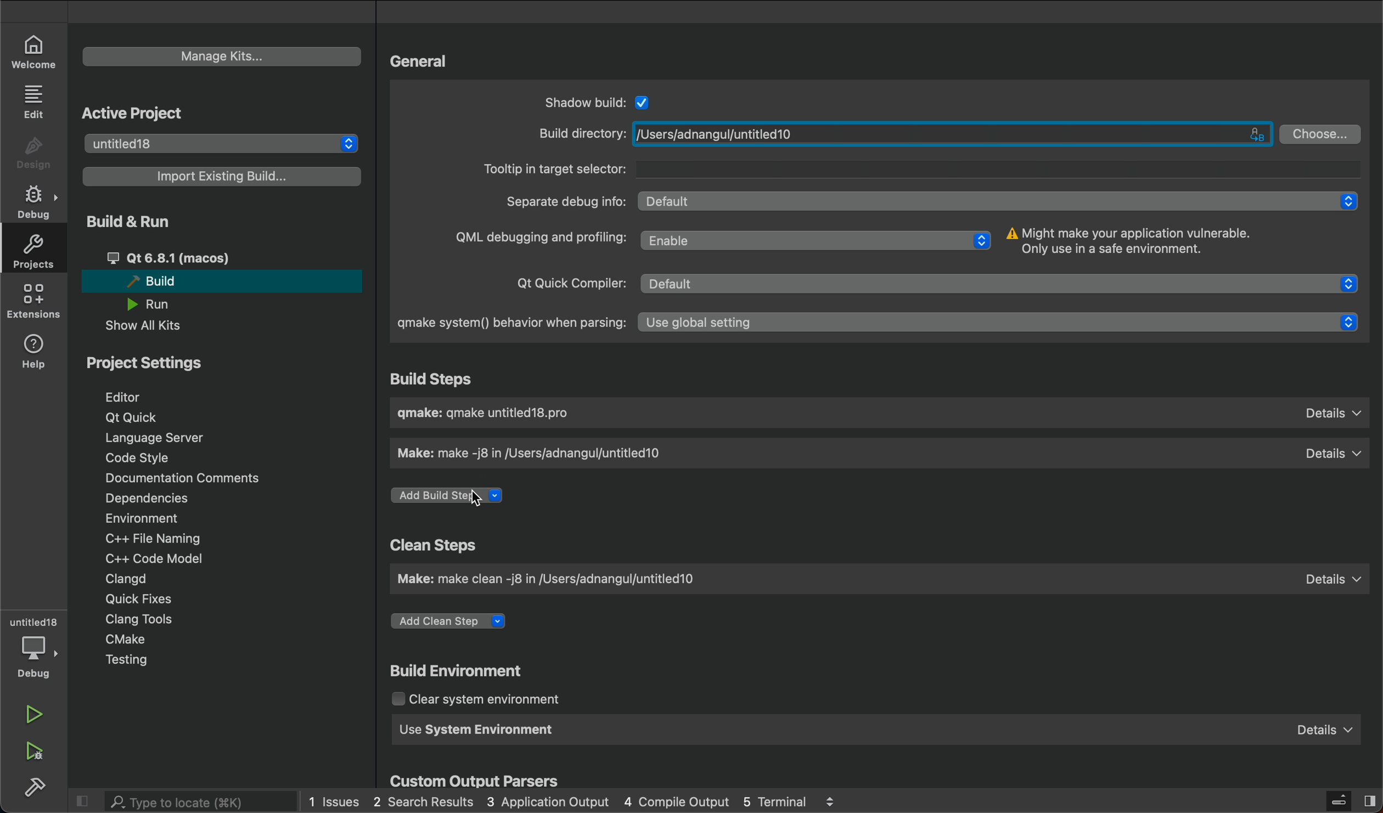 The width and height of the screenshot is (1383, 813). What do you see at coordinates (40, 790) in the screenshot?
I see `build` at bounding box center [40, 790].